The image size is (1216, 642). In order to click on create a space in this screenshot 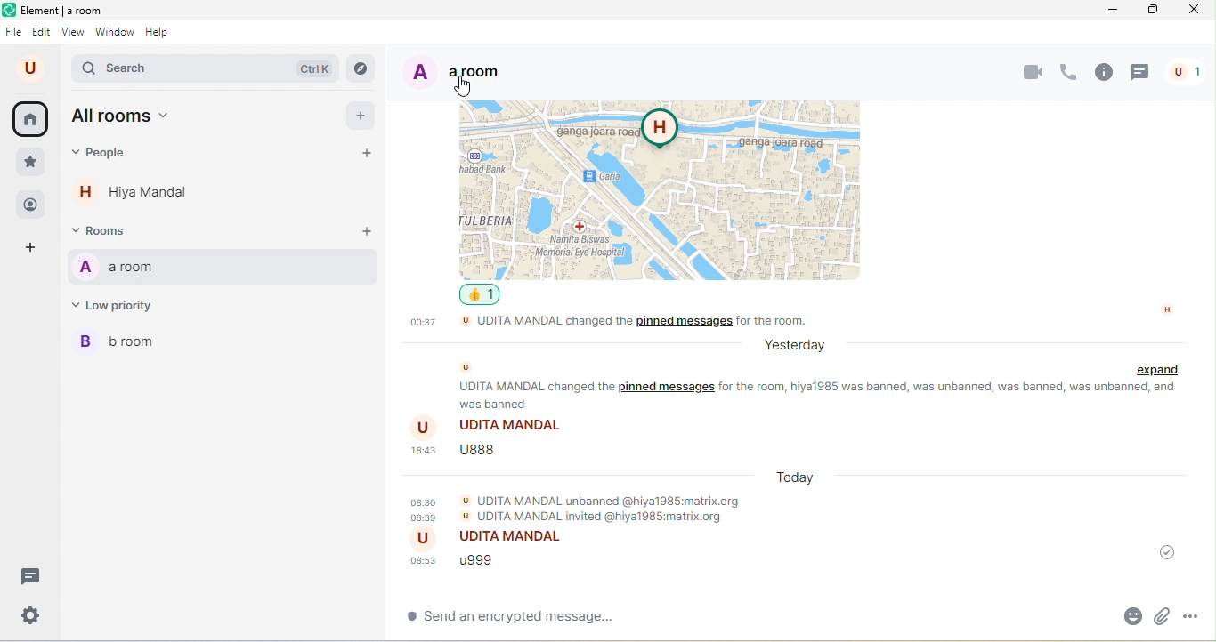, I will do `click(37, 249)`.